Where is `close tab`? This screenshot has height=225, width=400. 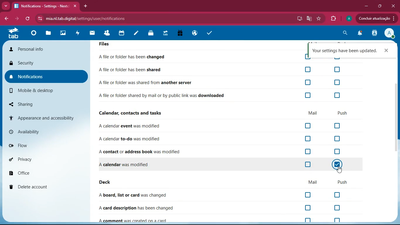 close tab is located at coordinates (75, 6).